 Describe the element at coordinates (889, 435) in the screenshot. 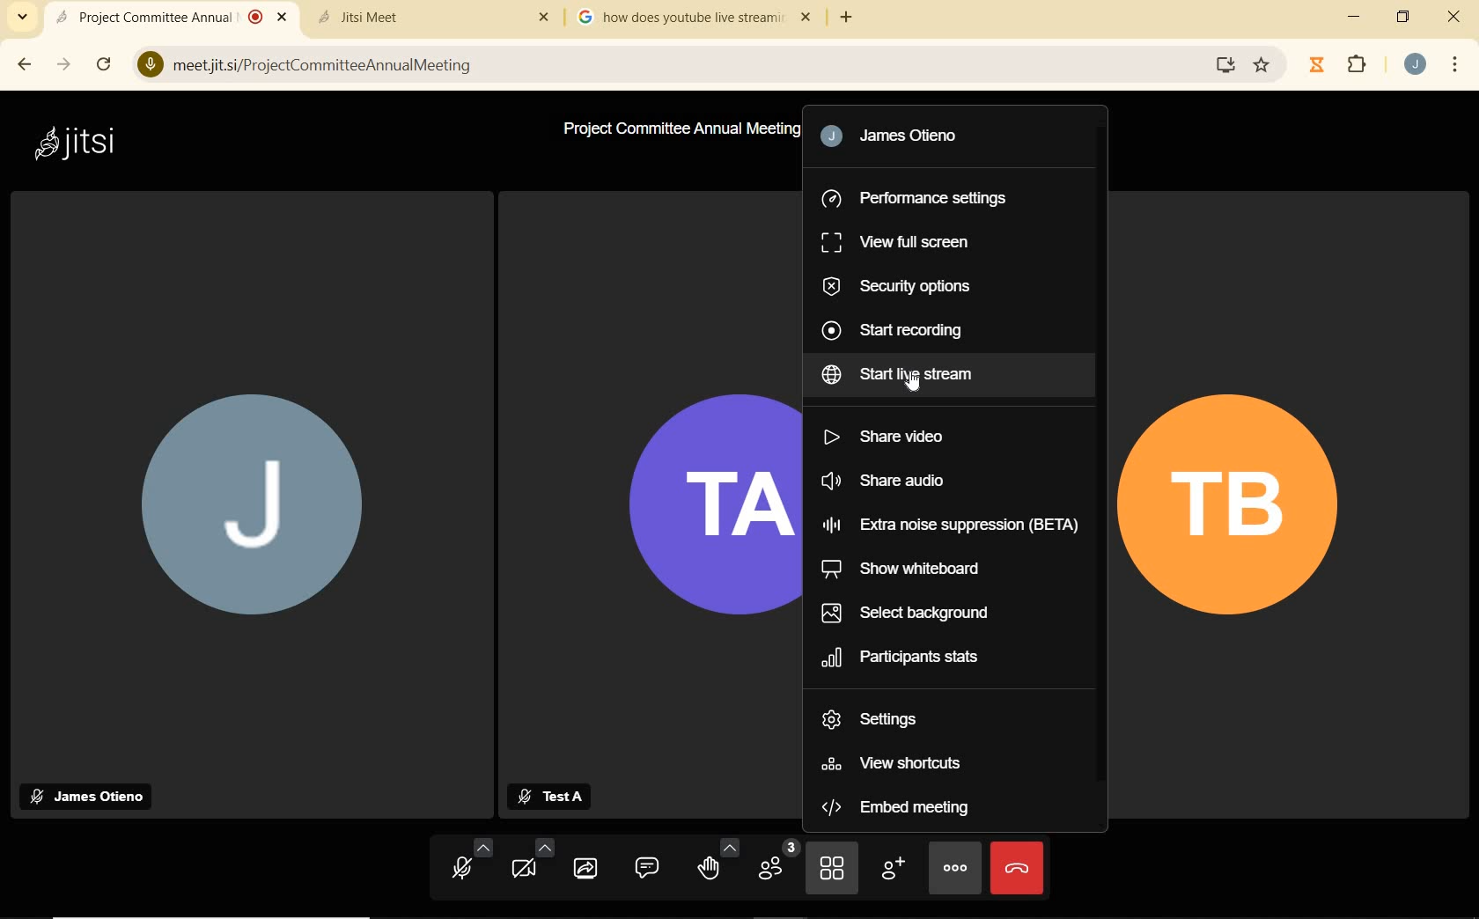

I see `share video` at that location.